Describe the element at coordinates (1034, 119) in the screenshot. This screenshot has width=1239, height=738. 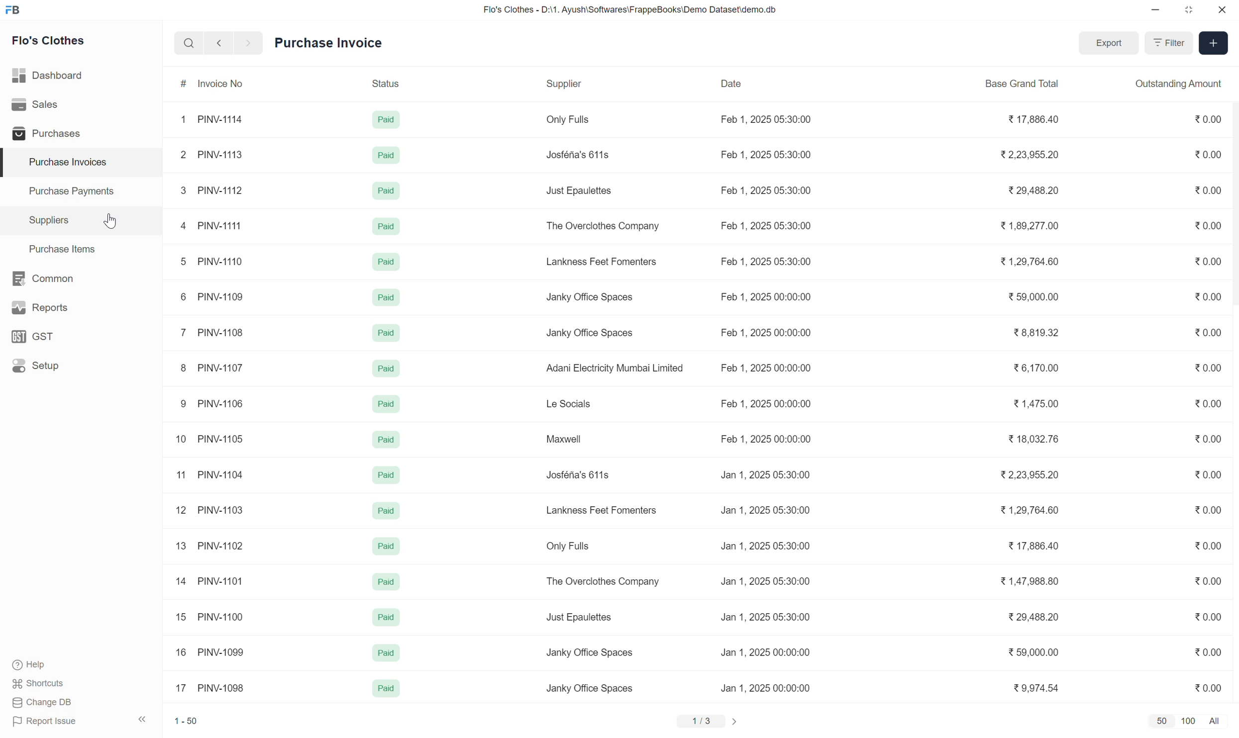
I see `17,886.40` at that location.